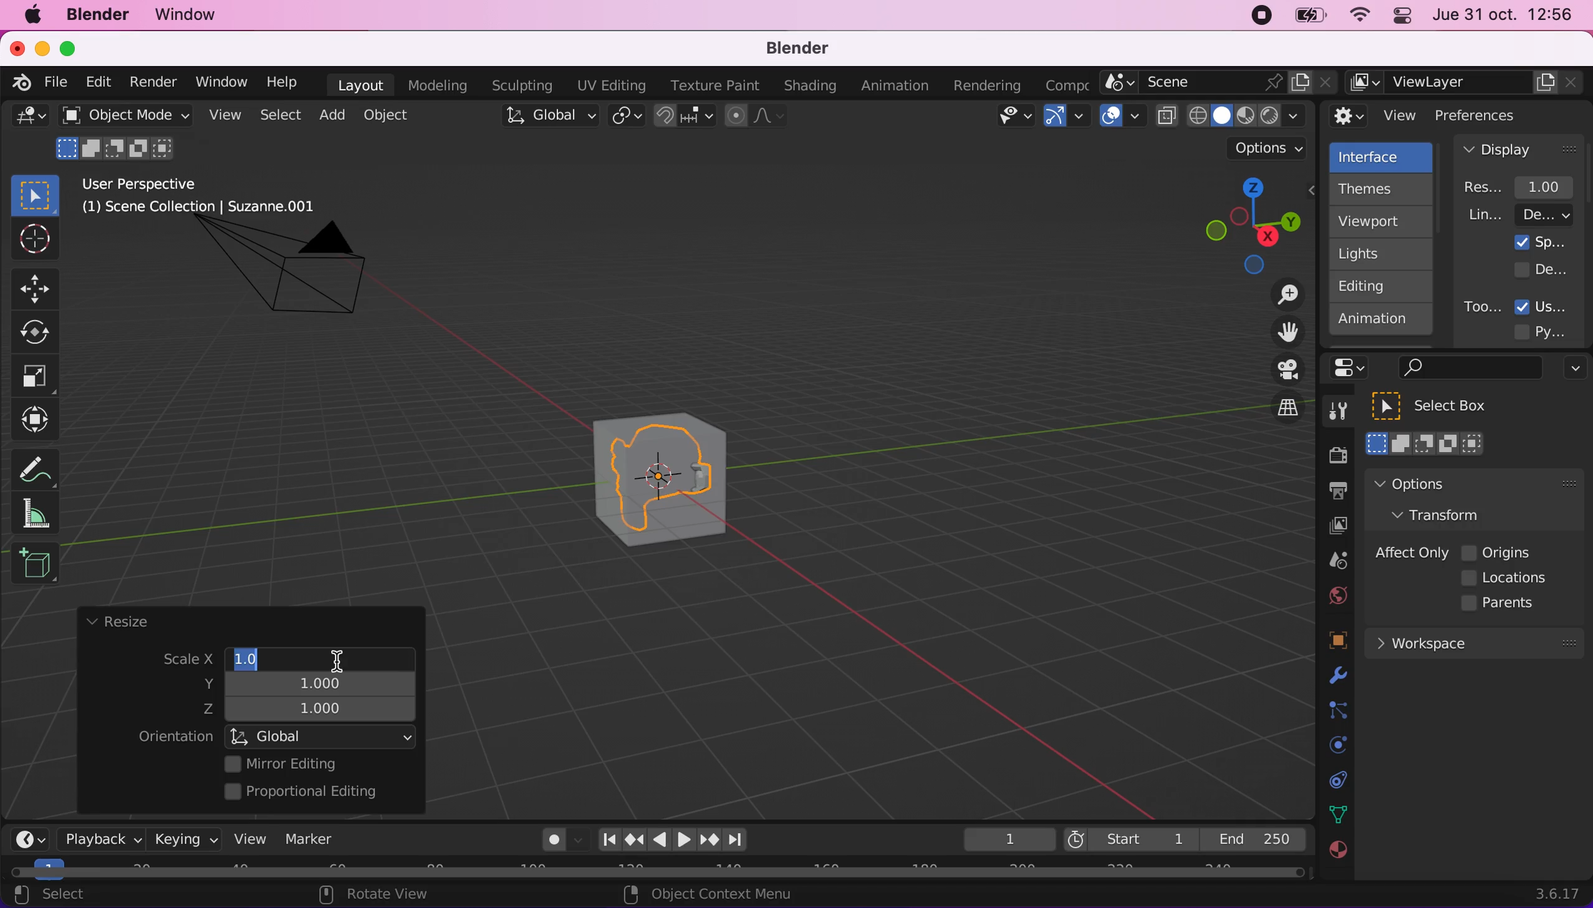 This screenshot has height=908, width=1593. Describe the element at coordinates (30, 120) in the screenshot. I see `general` at that location.